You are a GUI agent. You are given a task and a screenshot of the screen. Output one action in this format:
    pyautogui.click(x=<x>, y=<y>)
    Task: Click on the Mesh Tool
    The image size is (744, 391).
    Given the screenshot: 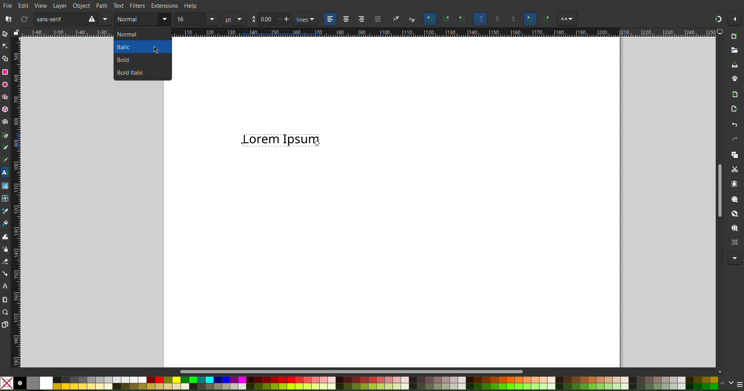 What is the action you would take?
    pyautogui.click(x=5, y=198)
    